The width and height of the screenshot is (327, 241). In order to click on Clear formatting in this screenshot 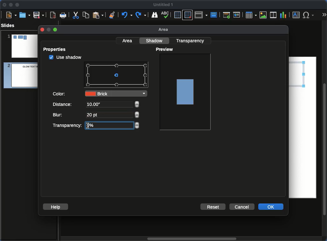, I will do `click(112, 14)`.